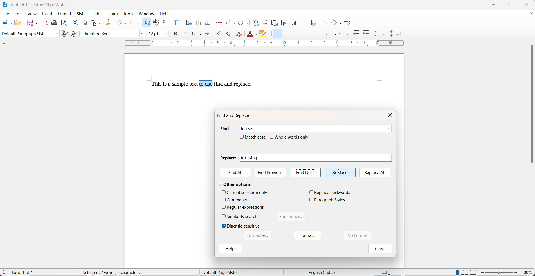 The width and height of the screenshot is (535, 276). I want to click on tools, so click(129, 14).